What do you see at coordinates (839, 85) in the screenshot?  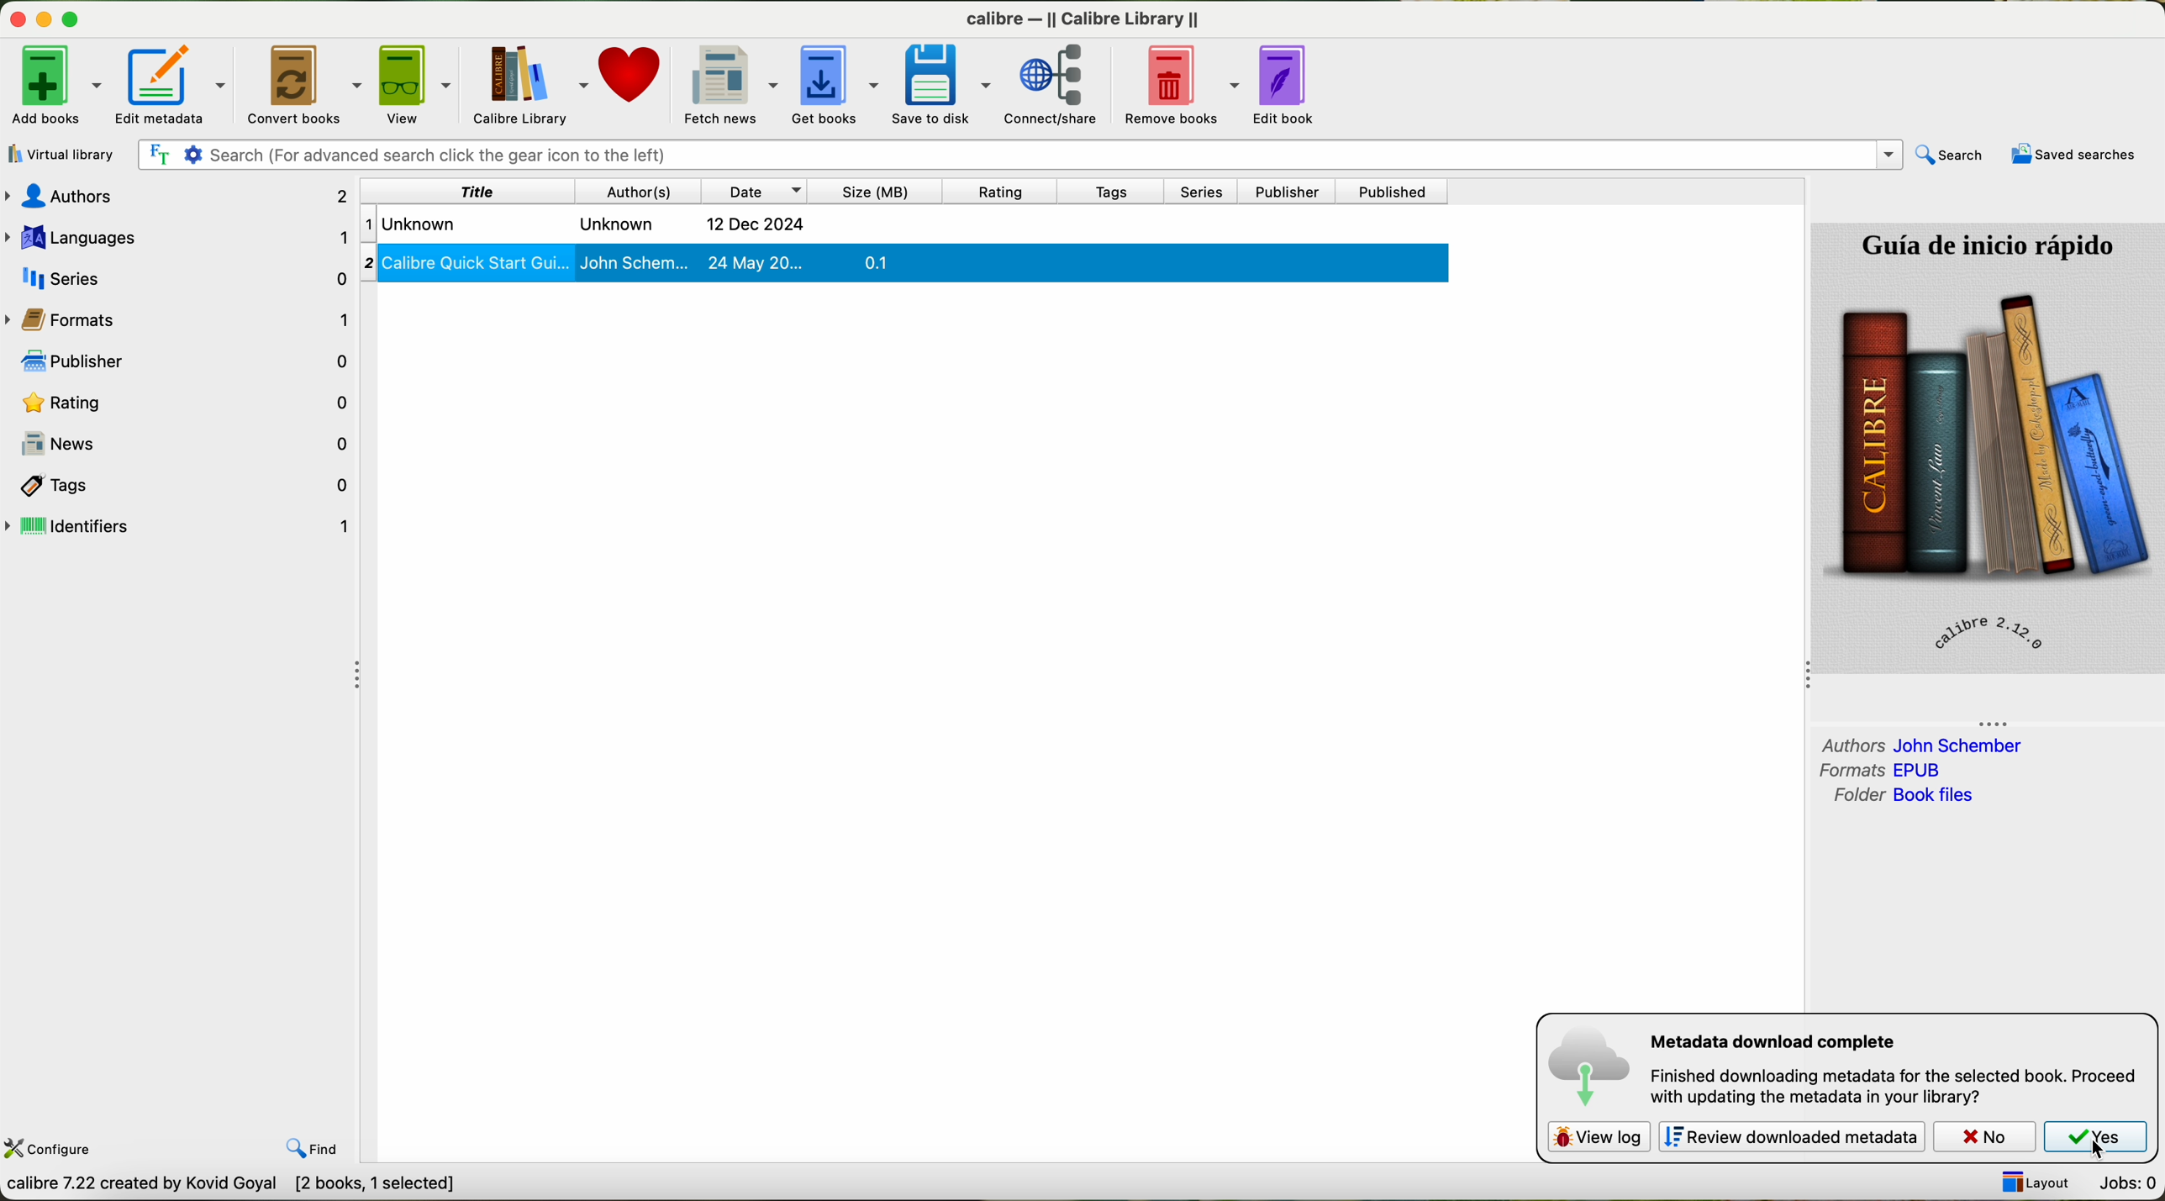 I see `get books` at bounding box center [839, 85].